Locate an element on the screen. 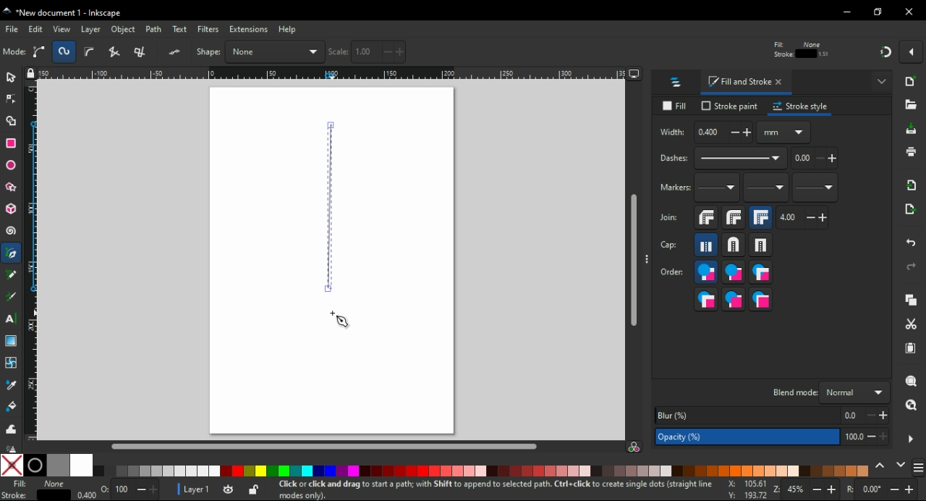  ellipse/arc tool is located at coordinates (13, 166).